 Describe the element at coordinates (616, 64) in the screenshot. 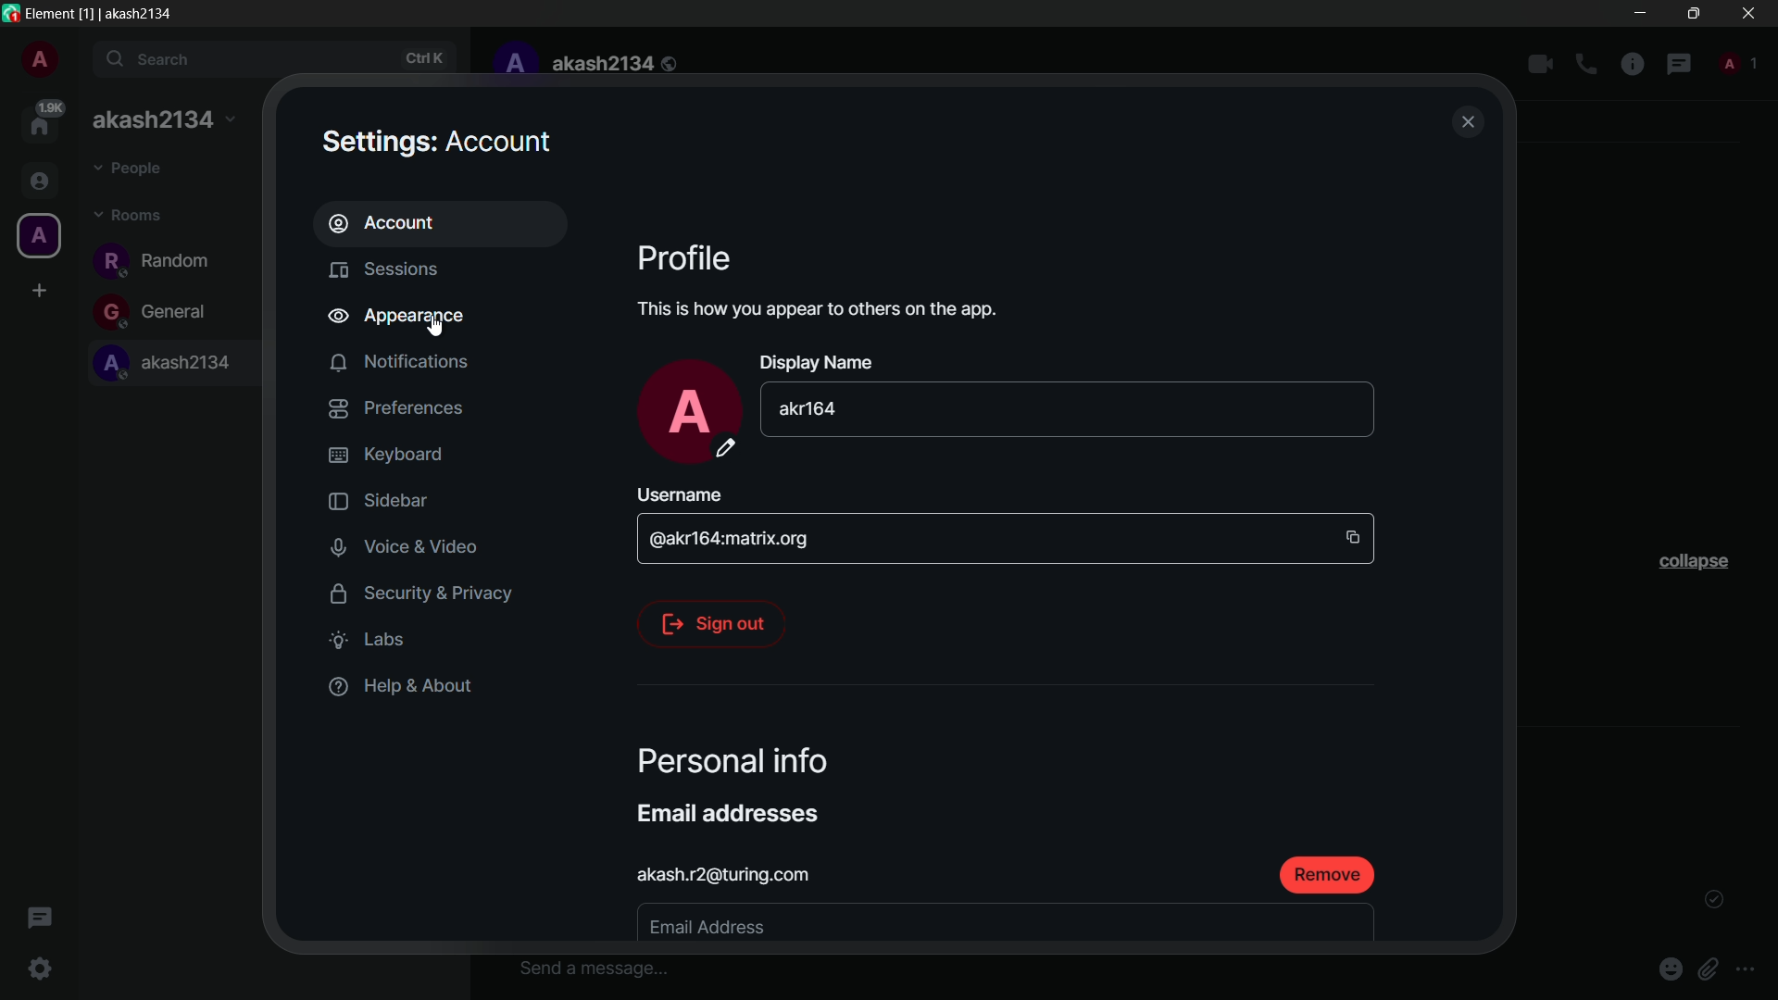

I see `akash2134` at that location.